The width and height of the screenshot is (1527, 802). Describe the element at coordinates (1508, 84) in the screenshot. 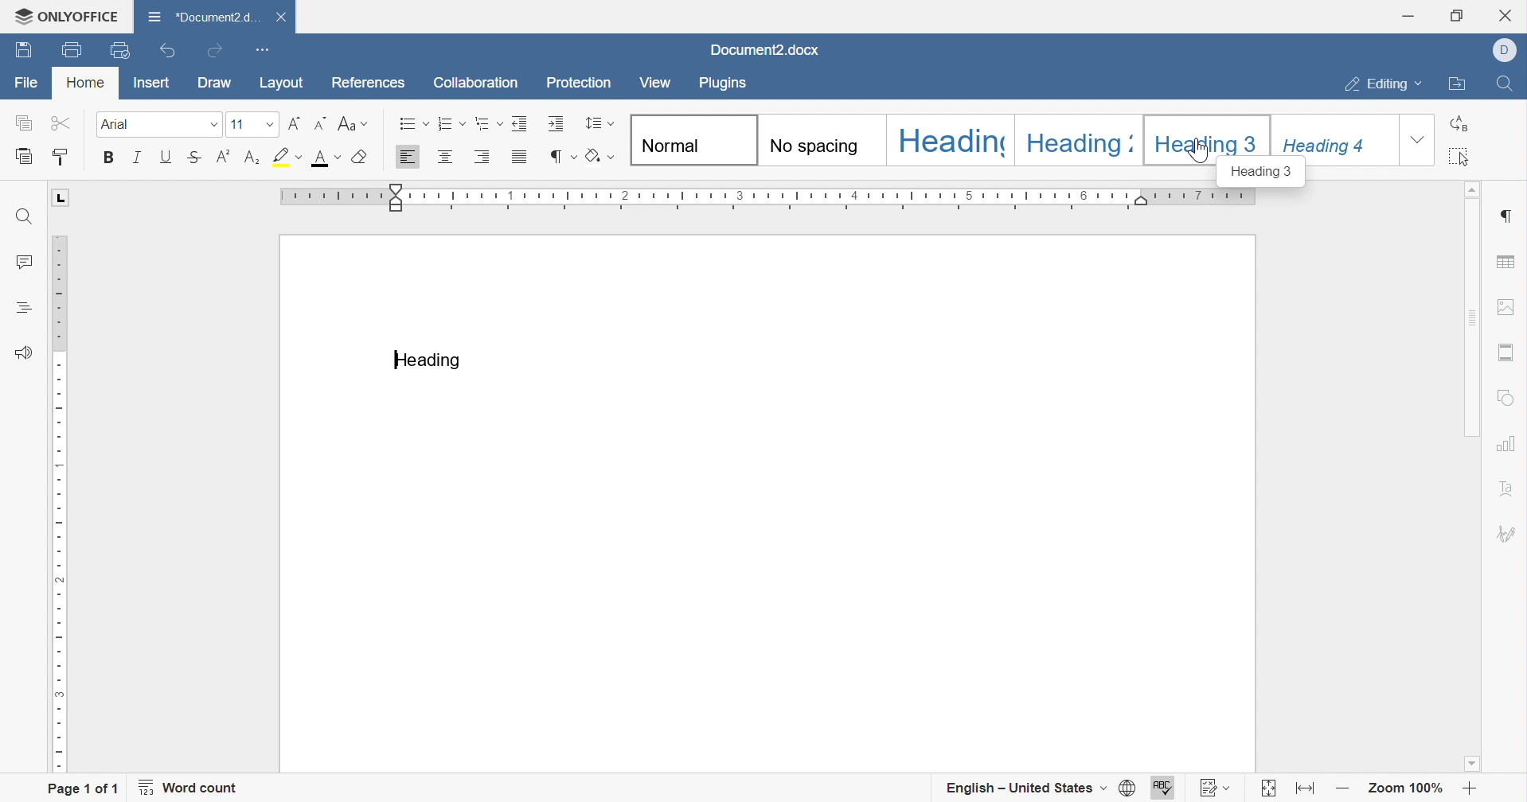

I see `Find` at that location.